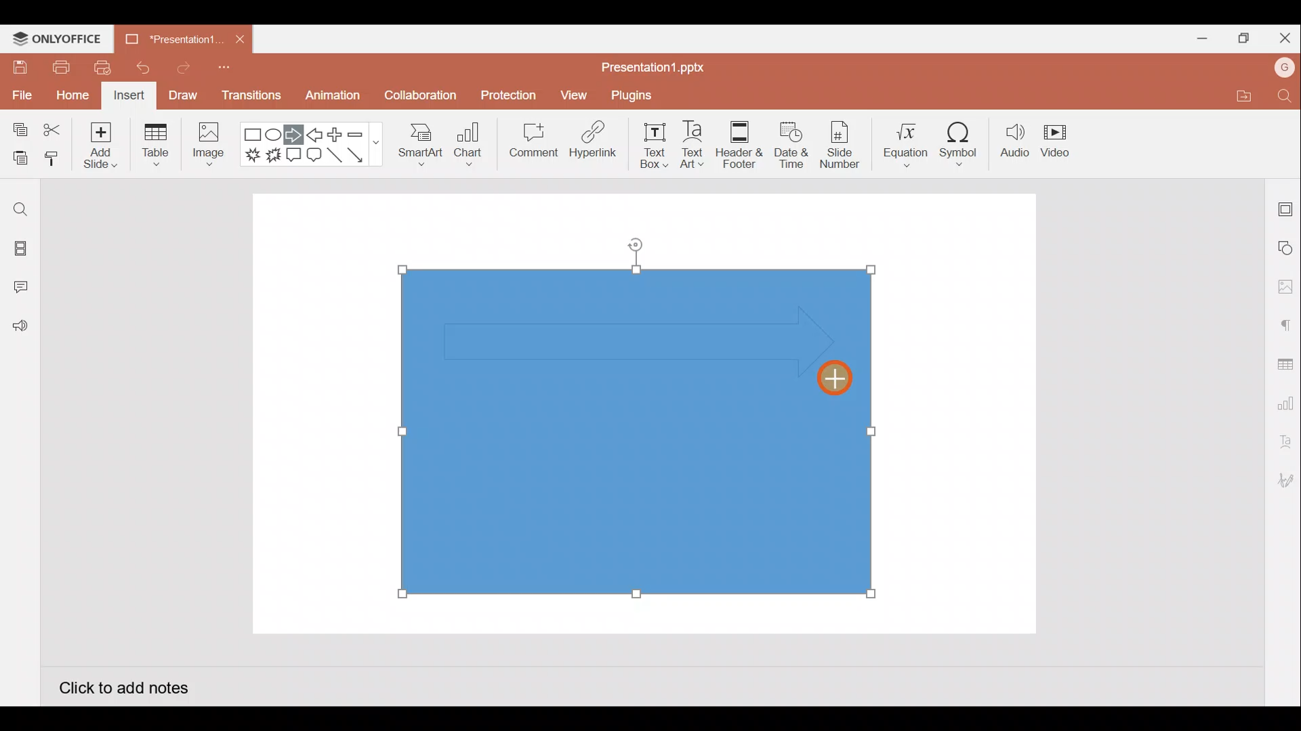 The height and width of the screenshot is (731, 1301). Describe the element at coordinates (640, 332) in the screenshot. I see `Inserted arrow shape on rectangle` at that location.